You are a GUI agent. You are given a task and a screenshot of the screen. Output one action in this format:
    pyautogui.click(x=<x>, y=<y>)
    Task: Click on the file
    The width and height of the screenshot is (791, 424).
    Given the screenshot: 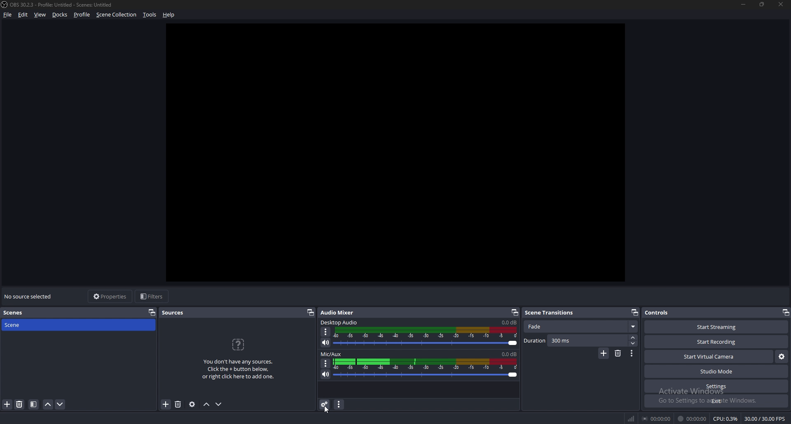 What is the action you would take?
    pyautogui.click(x=8, y=15)
    